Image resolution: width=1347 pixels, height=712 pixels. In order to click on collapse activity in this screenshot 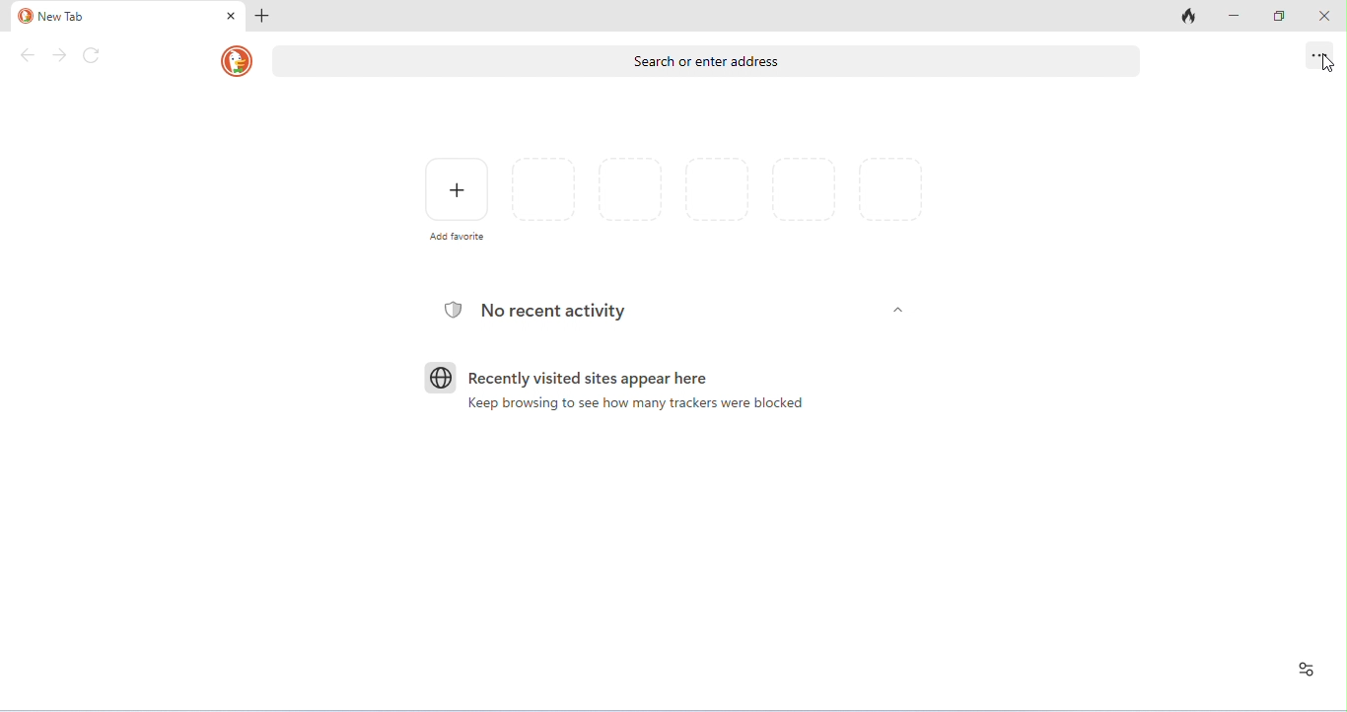, I will do `click(898, 310)`.